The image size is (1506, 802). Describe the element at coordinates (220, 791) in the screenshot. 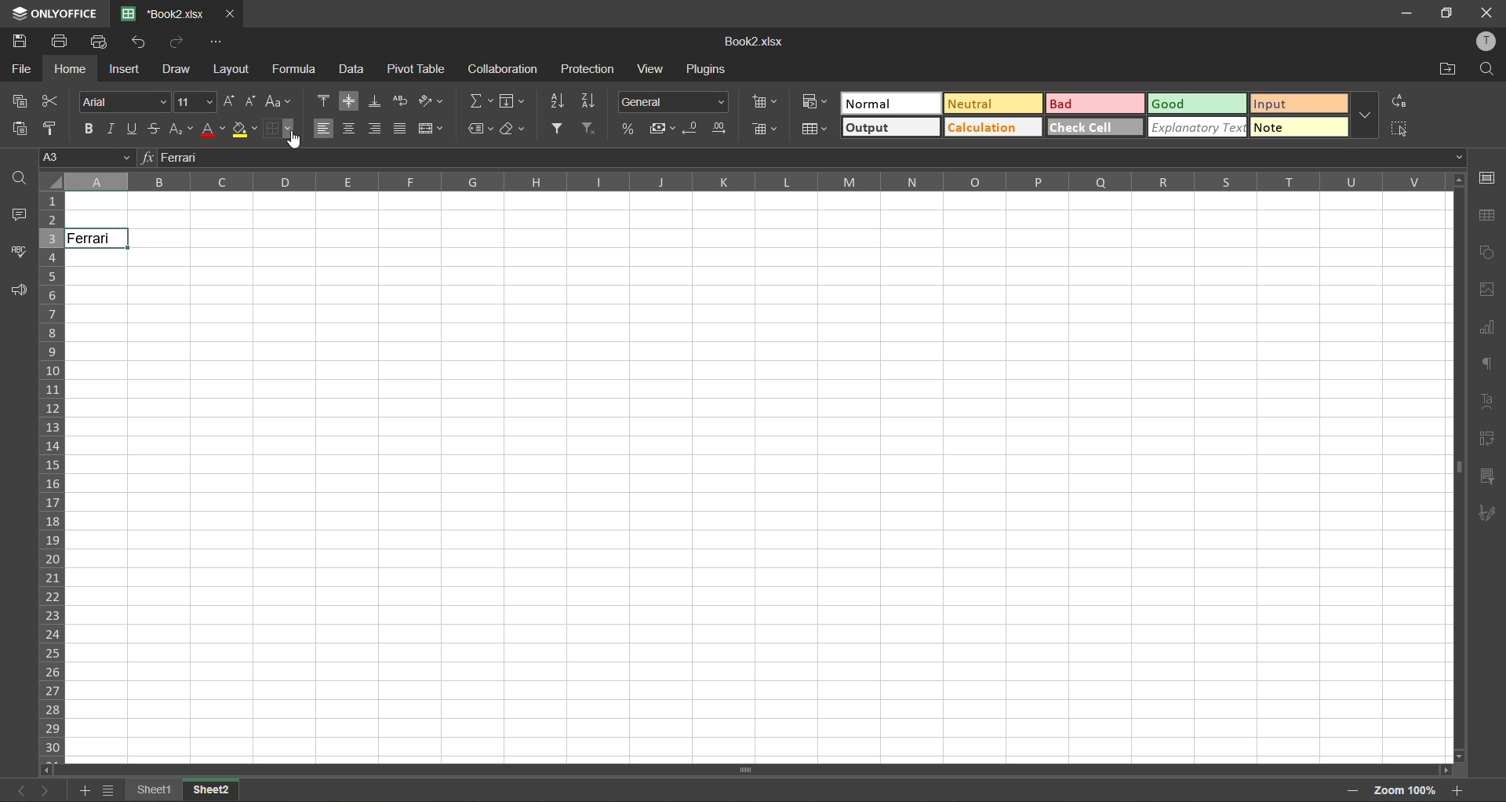

I see `Sheet 2` at that location.